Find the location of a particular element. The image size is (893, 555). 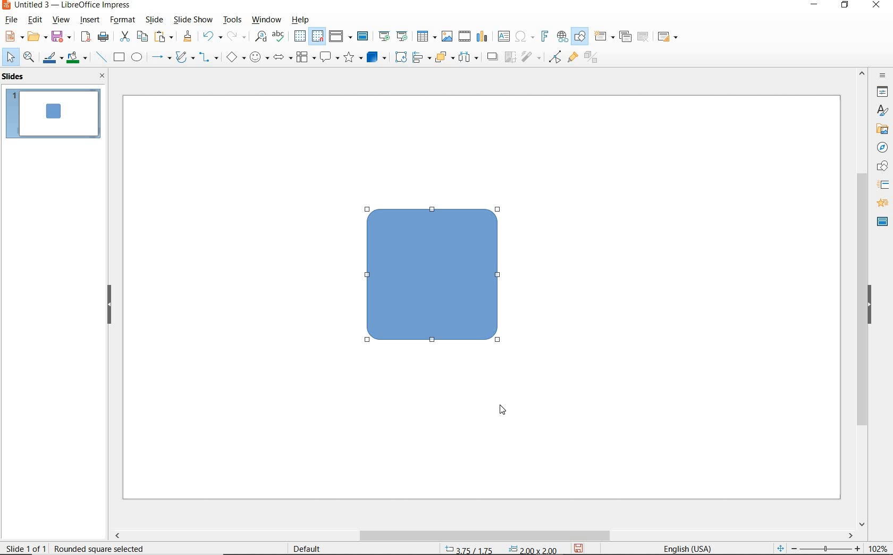

snap to grid is located at coordinates (319, 36).